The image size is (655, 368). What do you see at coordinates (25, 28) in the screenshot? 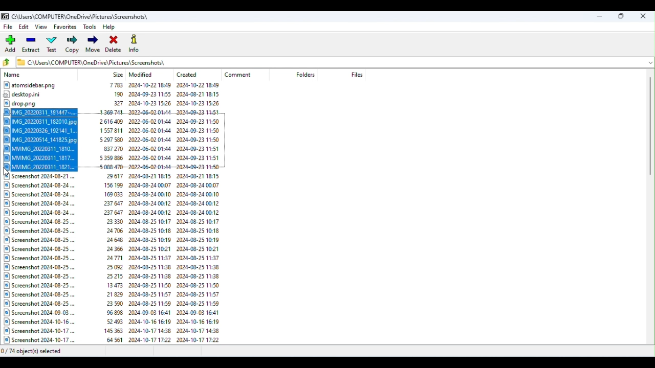
I see `Edit` at bounding box center [25, 28].